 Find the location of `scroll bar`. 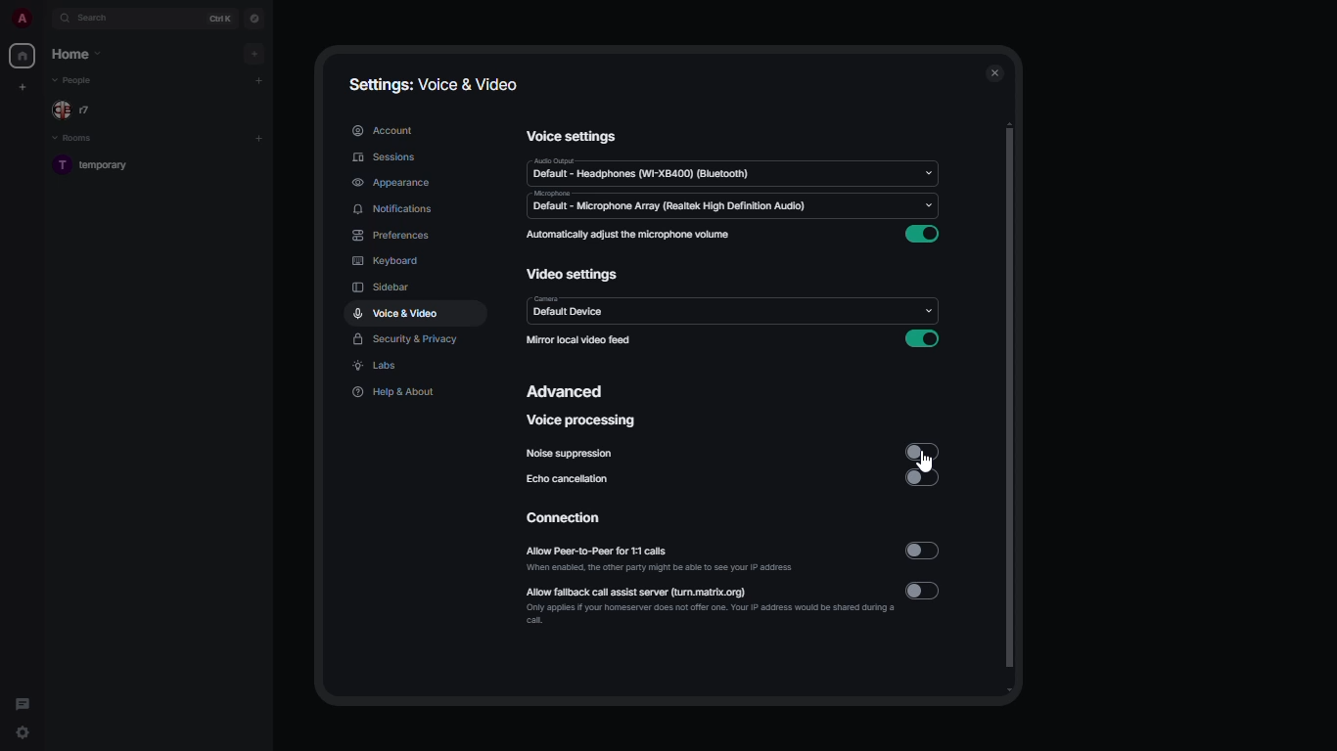

scroll bar is located at coordinates (1012, 406).